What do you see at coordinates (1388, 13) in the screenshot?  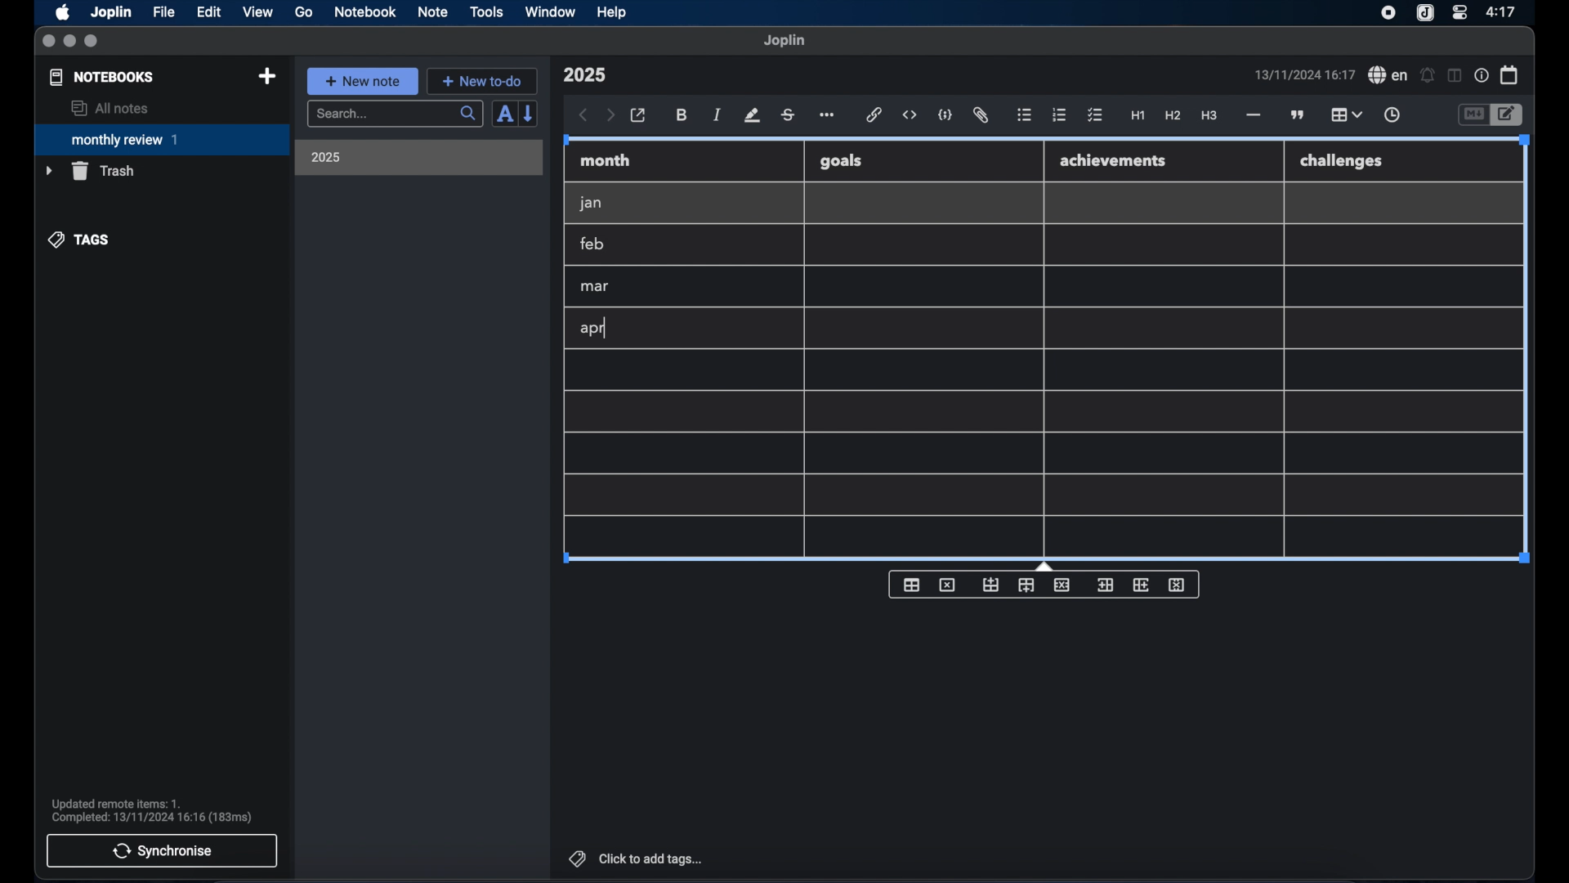 I see `screen recorder icon` at bounding box center [1388, 13].